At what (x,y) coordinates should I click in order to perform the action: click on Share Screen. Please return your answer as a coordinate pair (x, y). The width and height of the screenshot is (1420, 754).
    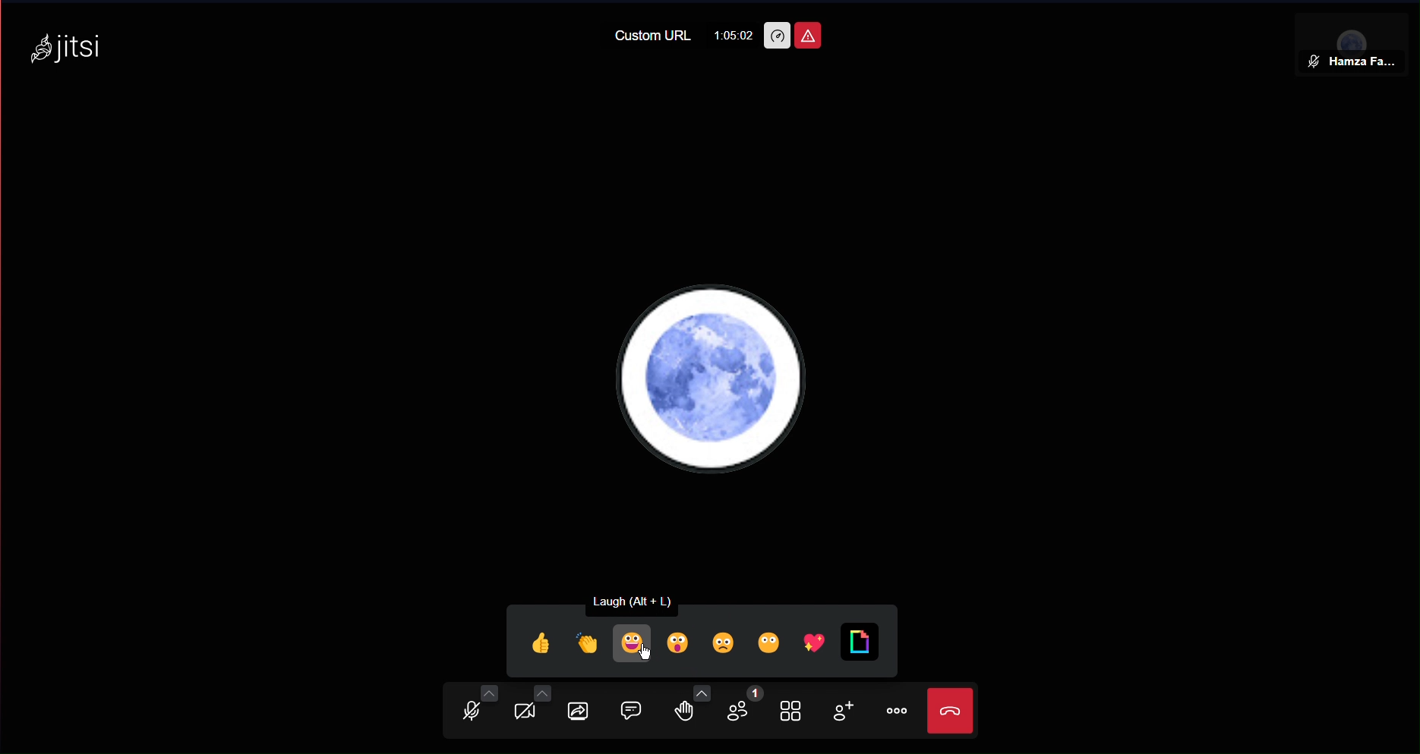
    Looking at the image, I should click on (586, 712).